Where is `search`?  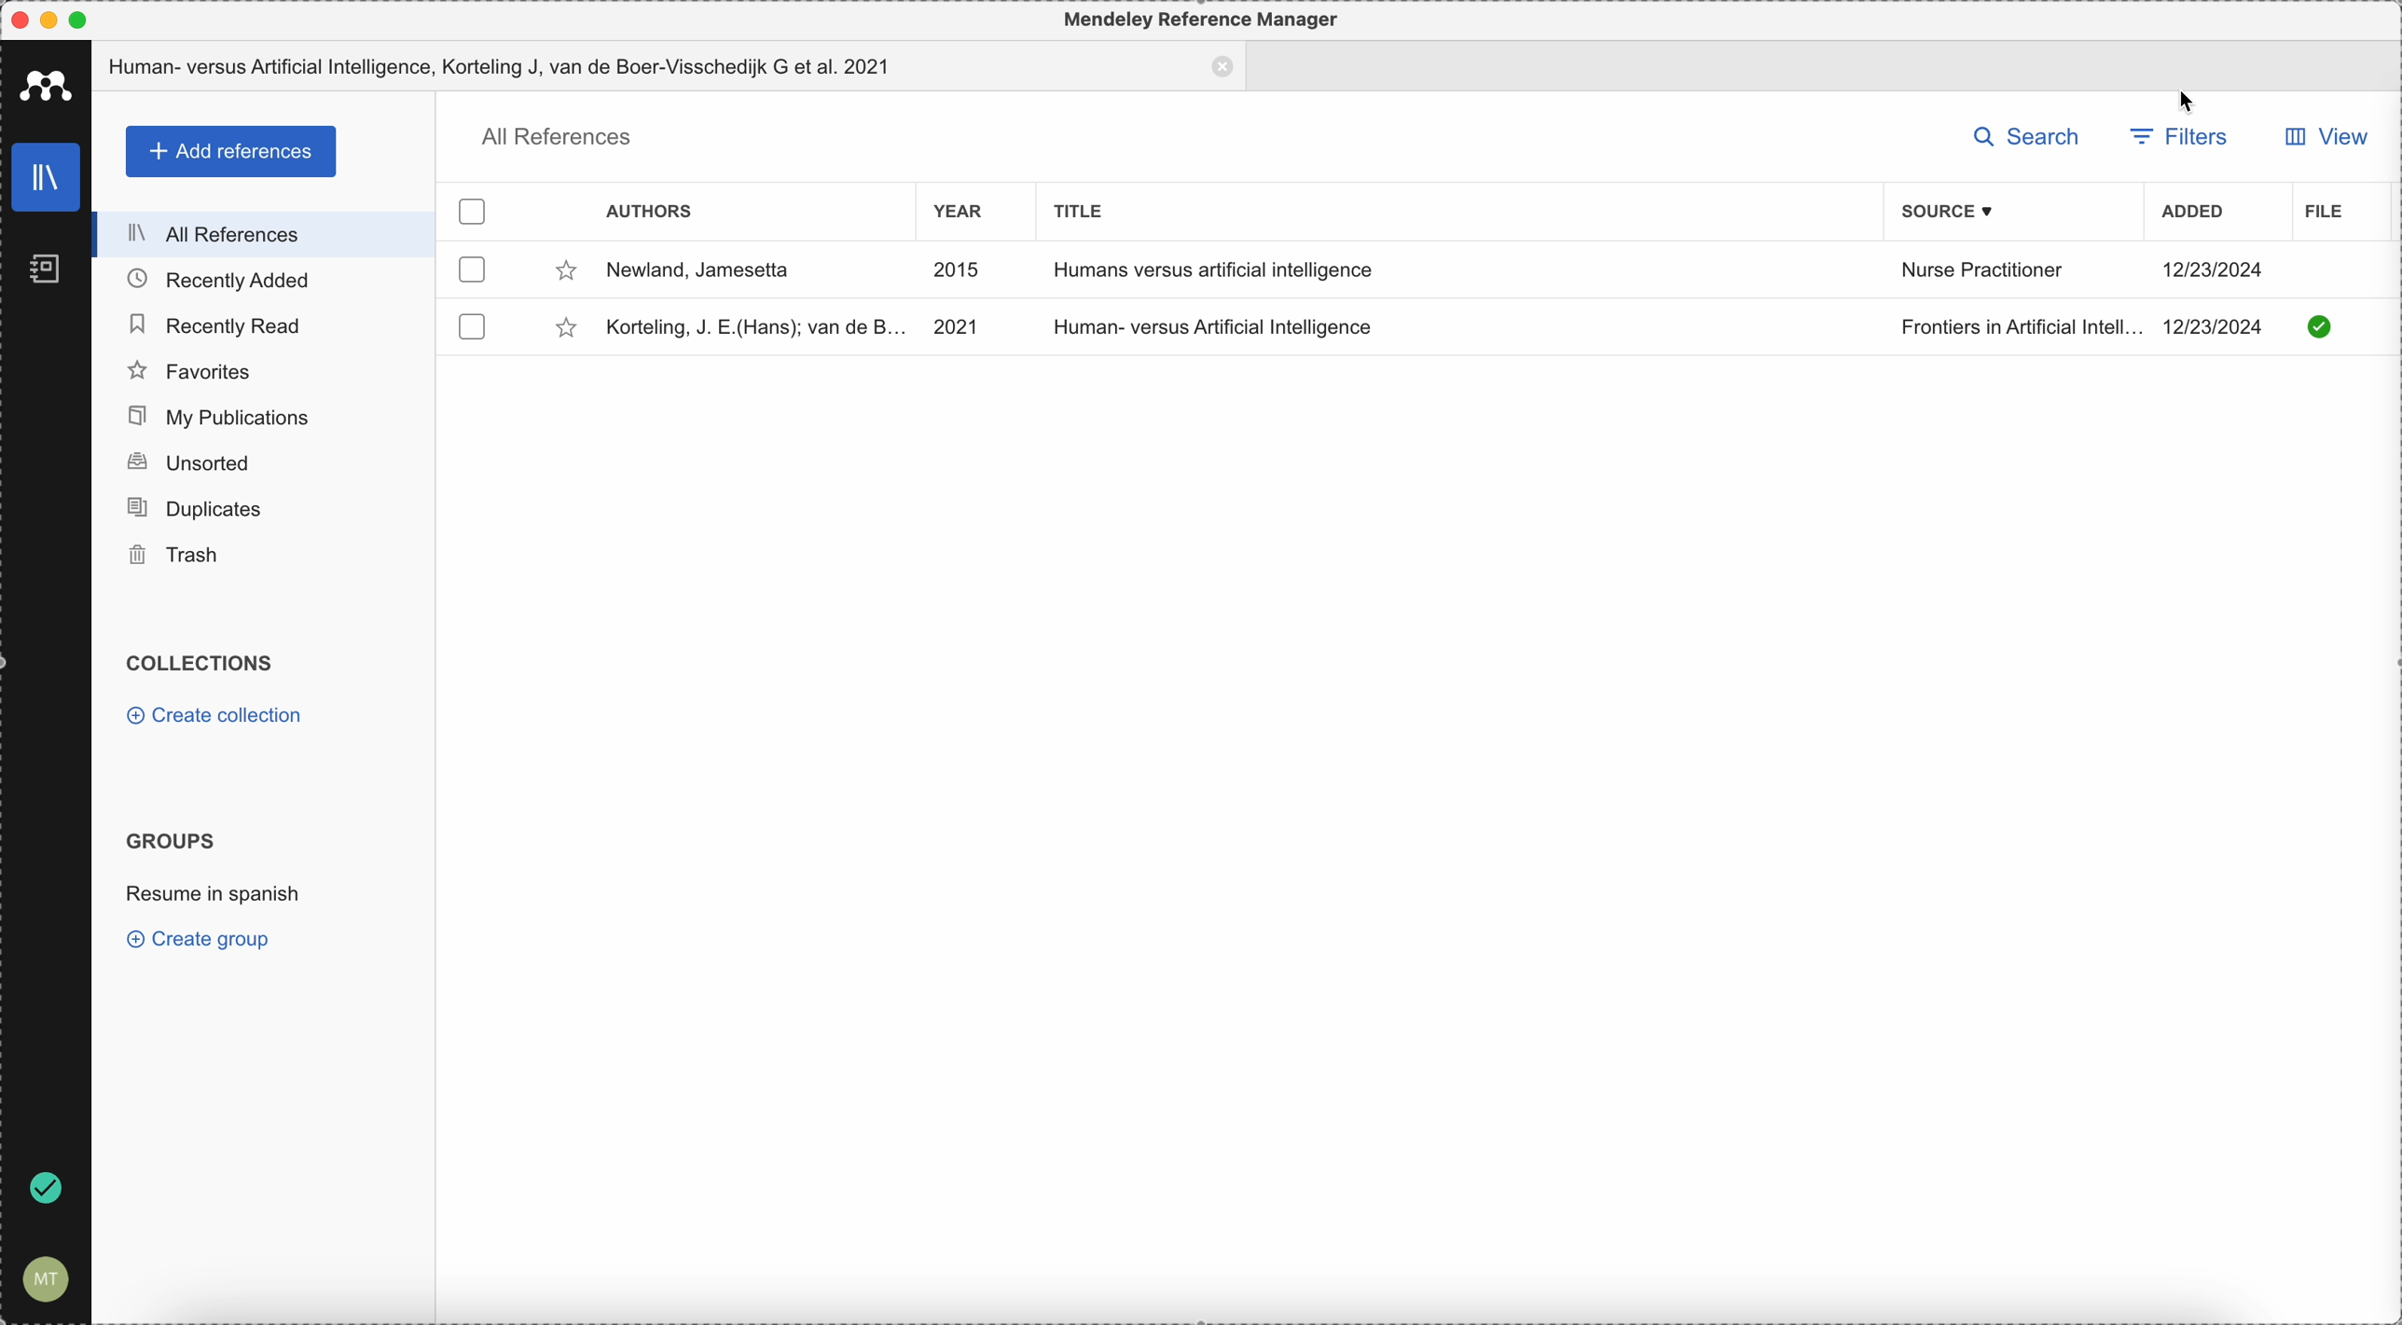
search is located at coordinates (2025, 136).